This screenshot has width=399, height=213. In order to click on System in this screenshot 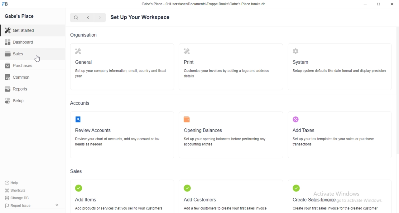, I will do `click(302, 55)`.